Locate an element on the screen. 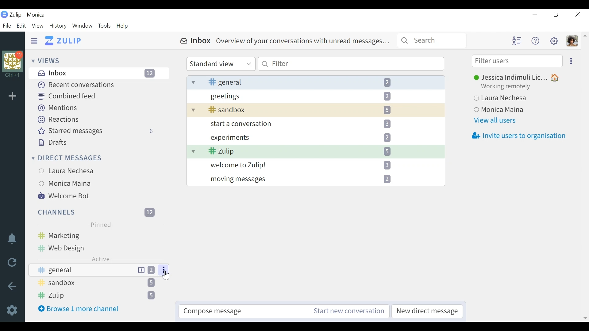 The height and width of the screenshot is (331, 589). Help is located at coordinates (123, 26).